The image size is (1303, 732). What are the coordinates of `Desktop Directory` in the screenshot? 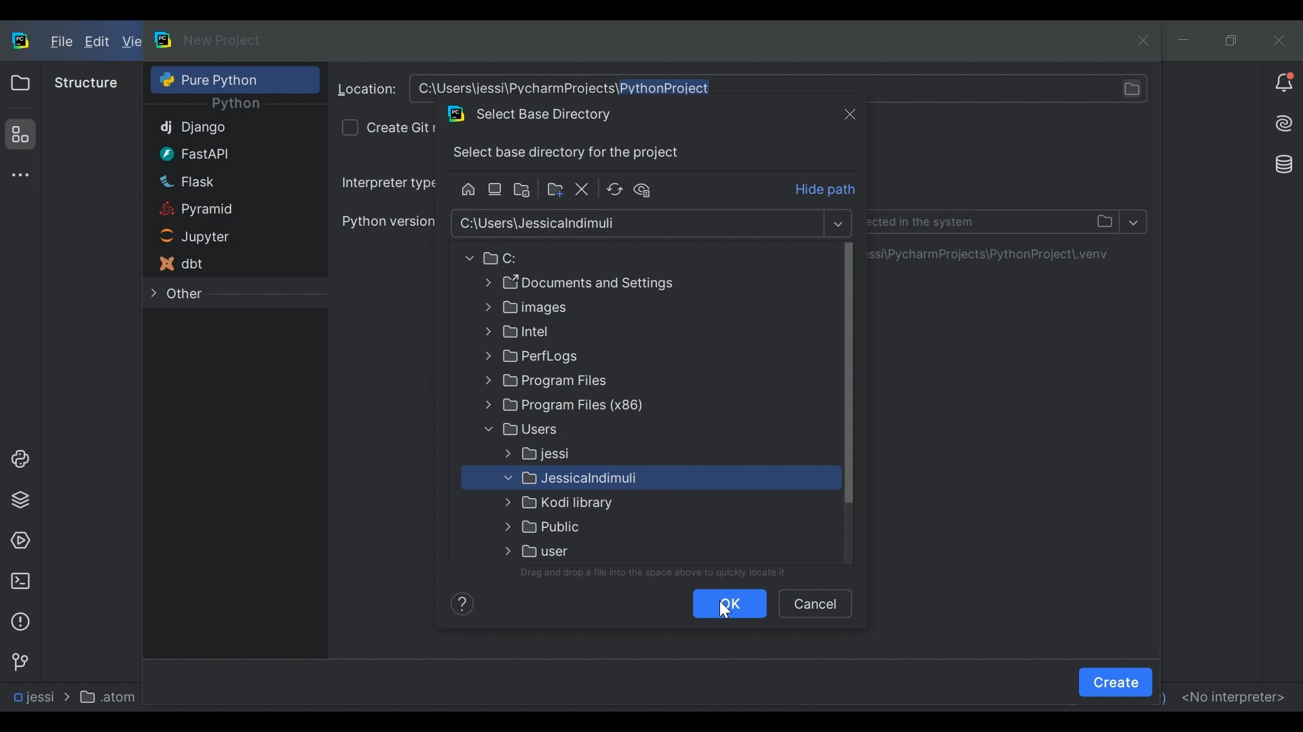 It's located at (496, 190).